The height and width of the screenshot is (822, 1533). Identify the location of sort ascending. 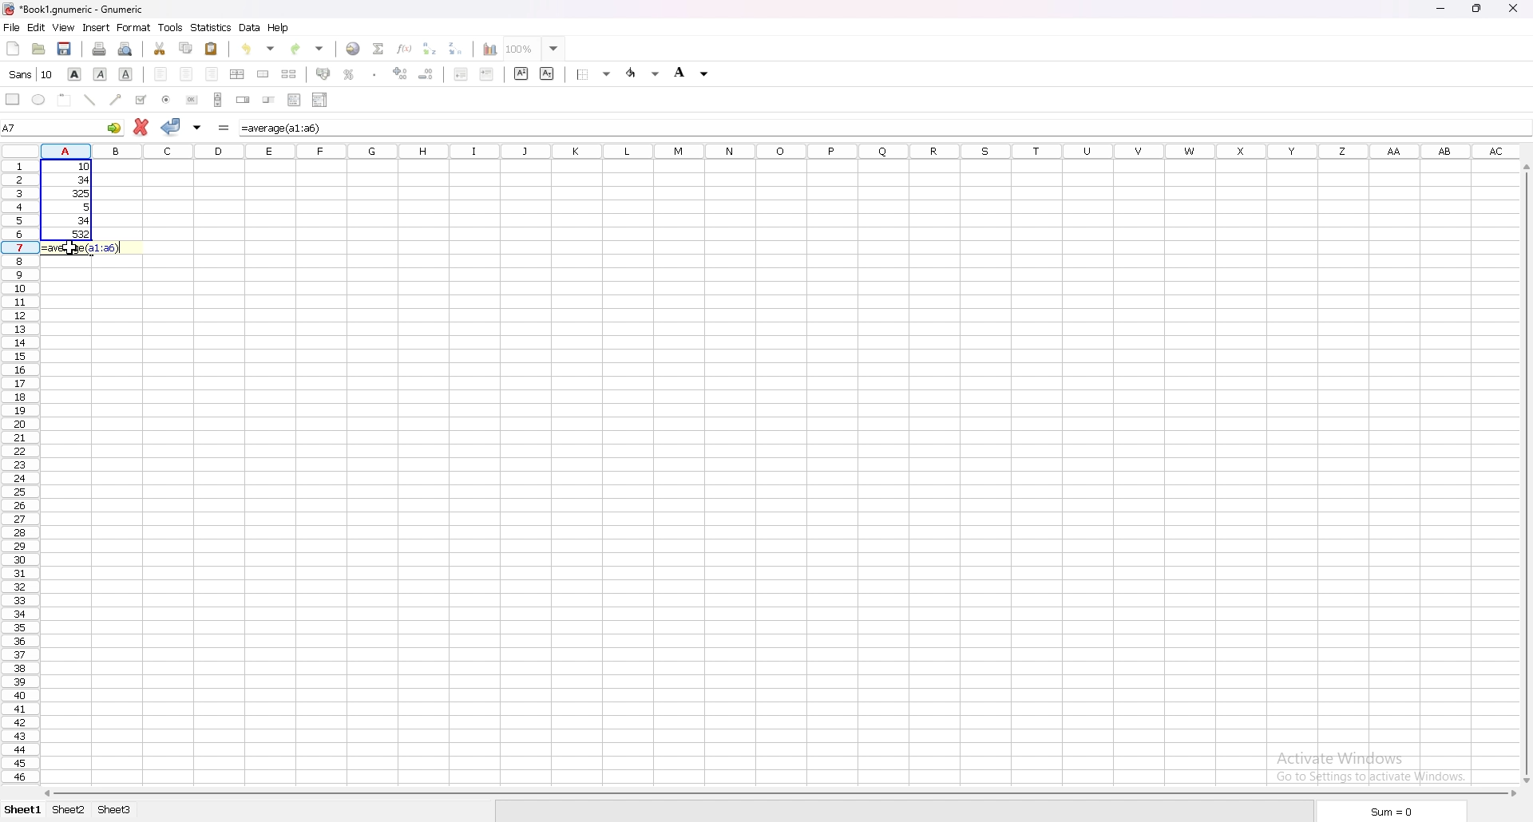
(430, 48).